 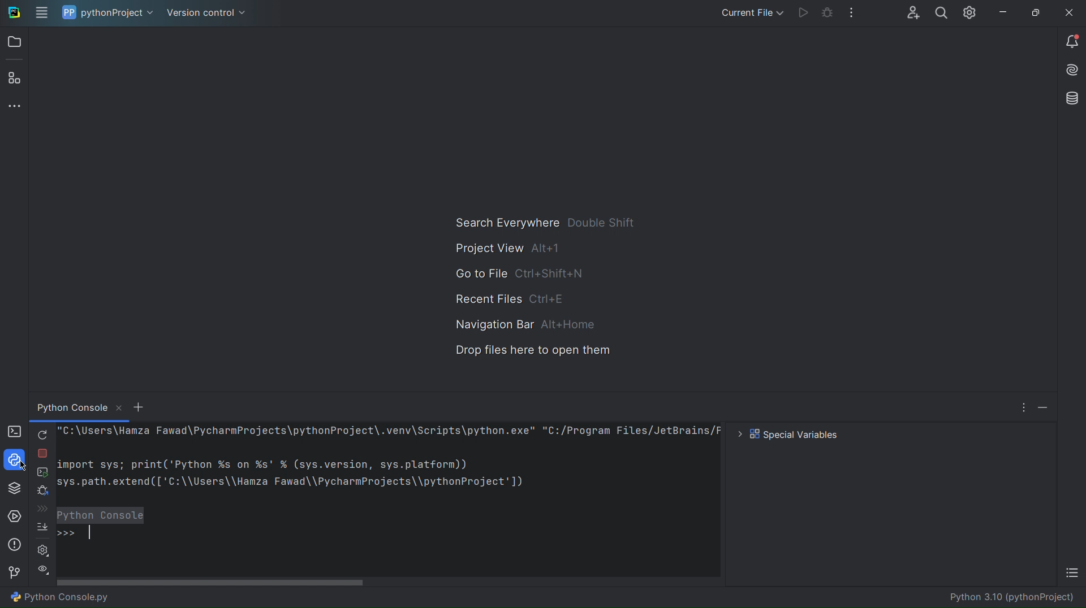 What do you see at coordinates (389, 499) in the screenshot?
I see `"C:\Users\Hamza Fawad\PycharmProjects\pythonProject\.venv\Scripts\python.exe" "C:/Program Files/JetBrains/Fport sys; print('Python %s on %s' % (sys.version, sys.platform))sys.path.extend(['C:\\Users\\Hamza Fawad\\PycharmProjects\\pythonProject'])Python Consol` at bounding box center [389, 499].